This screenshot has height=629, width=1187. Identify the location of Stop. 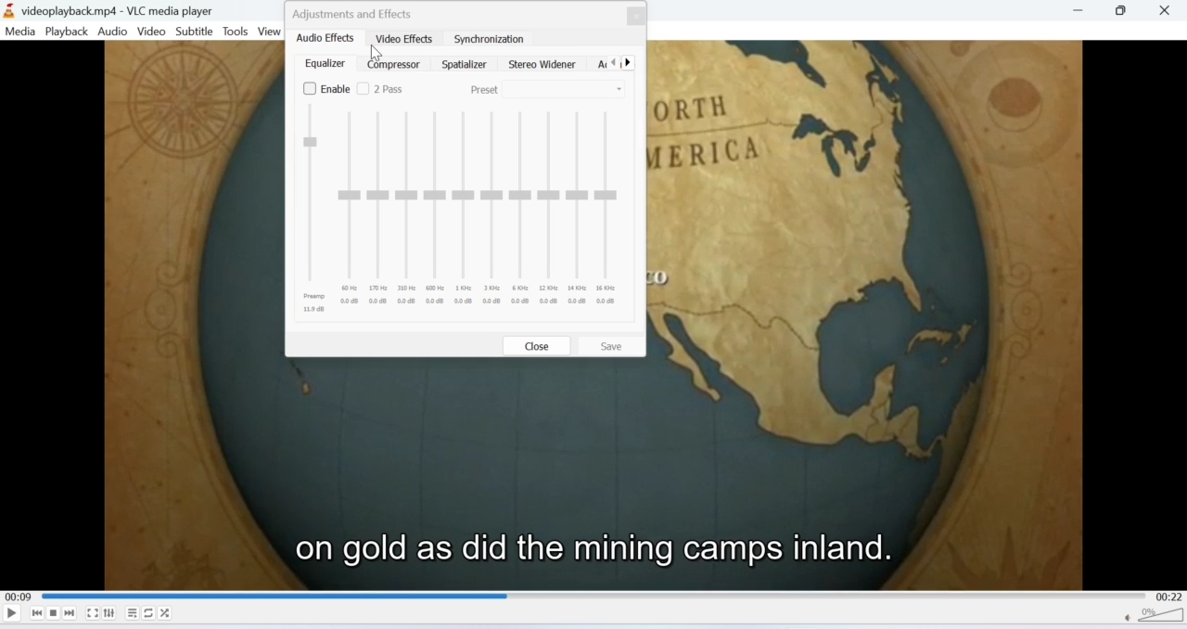
(54, 613).